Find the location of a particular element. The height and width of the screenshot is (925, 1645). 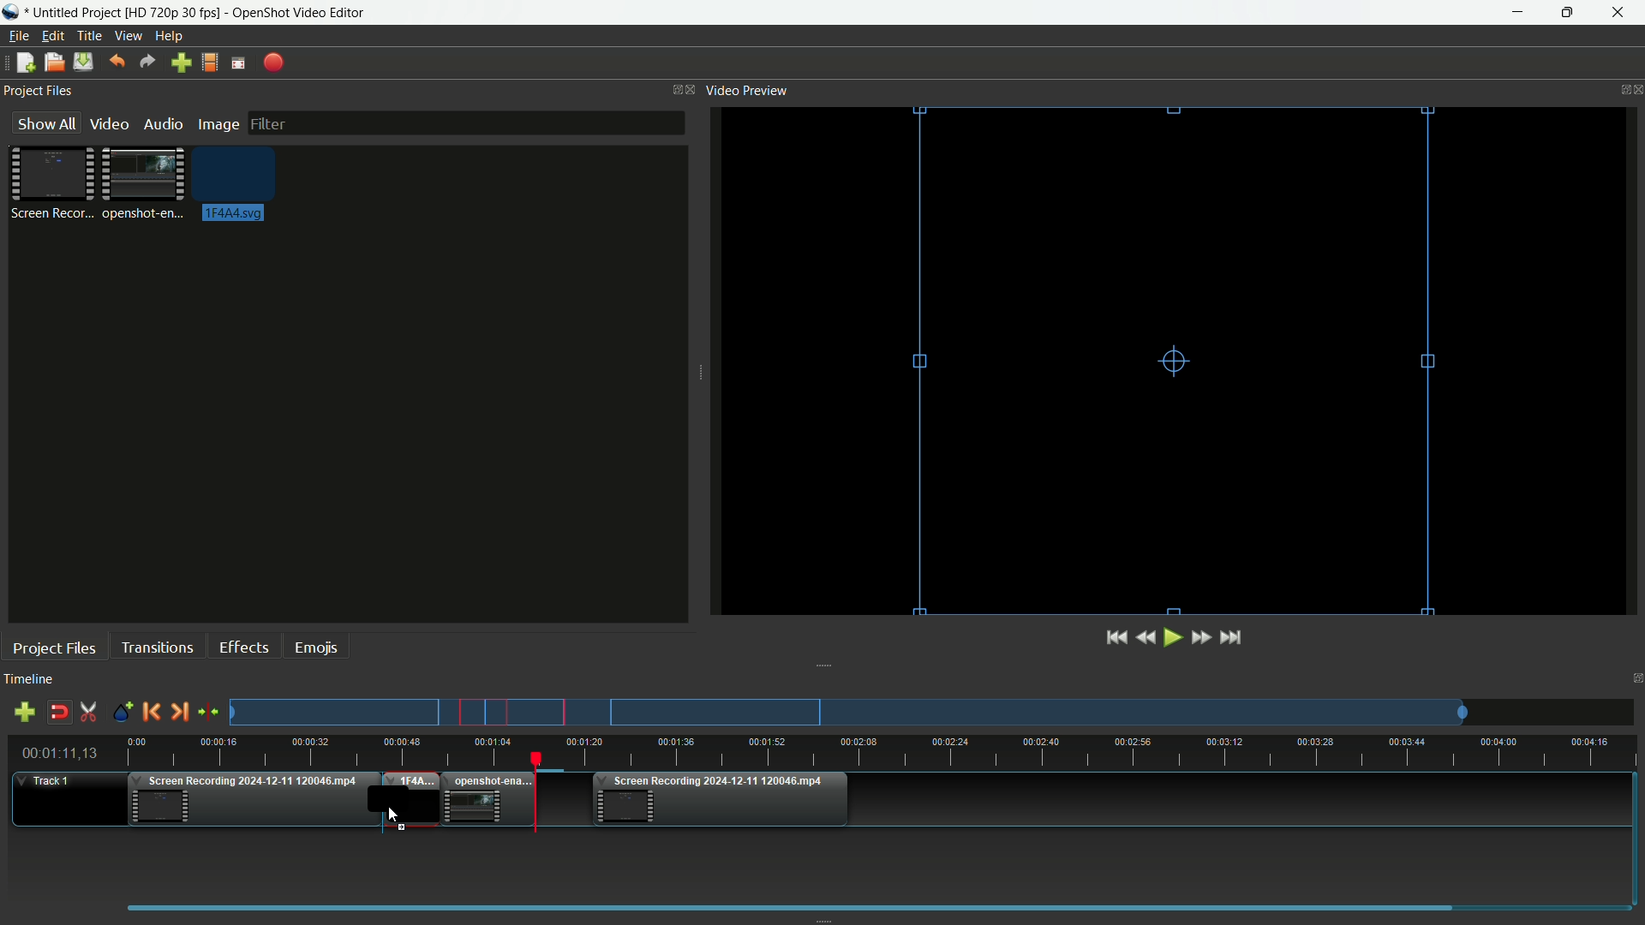

close video preview is located at coordinates (1635, 88).